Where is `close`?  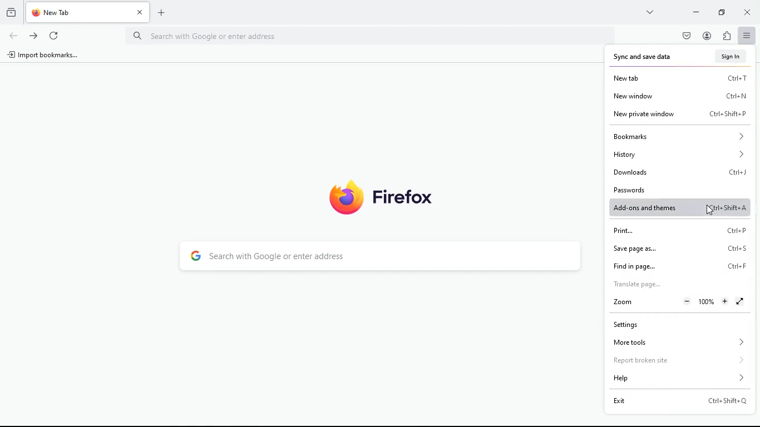 close is located at coordinates (140, 12).